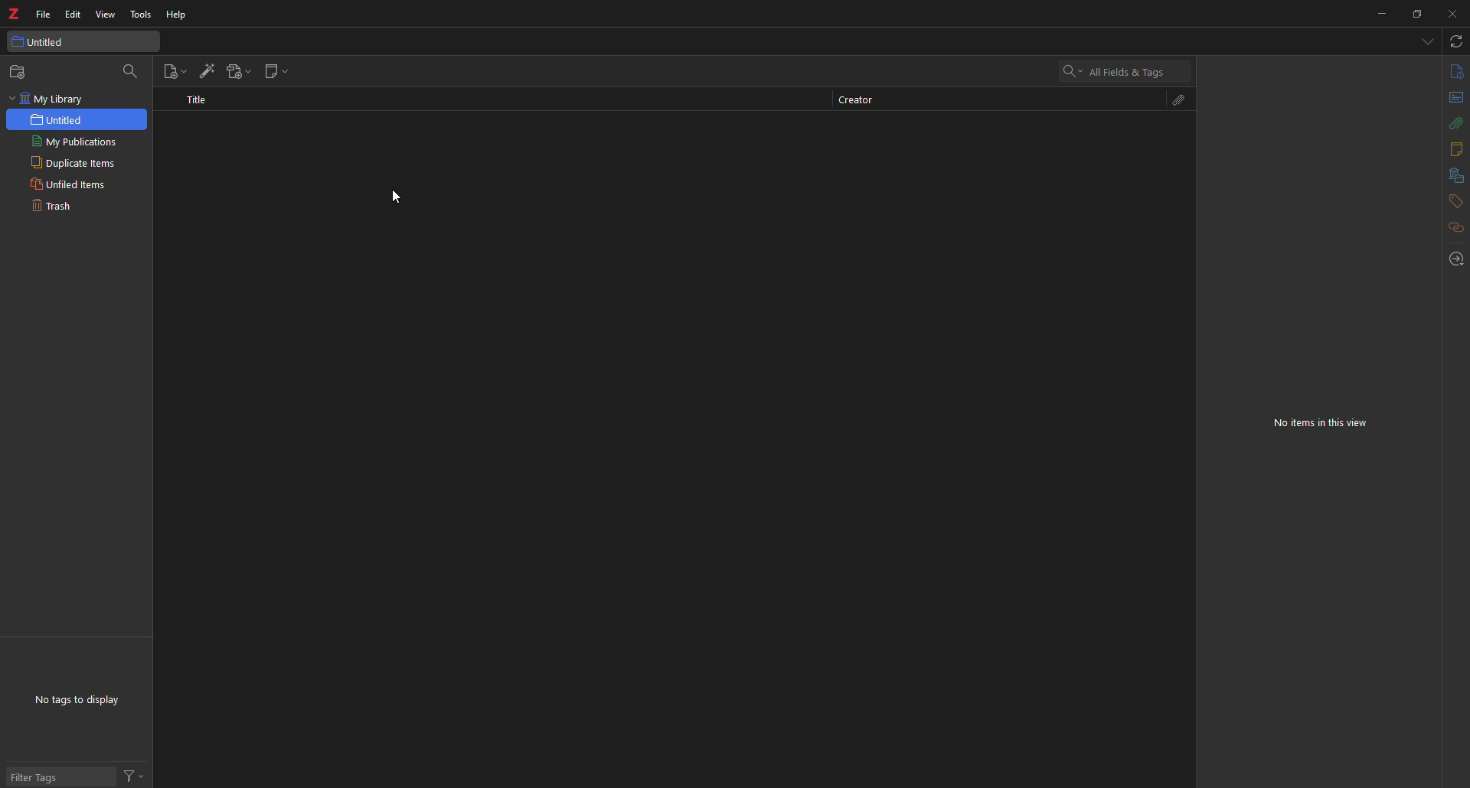 This screenshot has width=1470, height=788. Describe the element at coordinates (1419, 13) in the screenshot. I see `maximize` at that location.